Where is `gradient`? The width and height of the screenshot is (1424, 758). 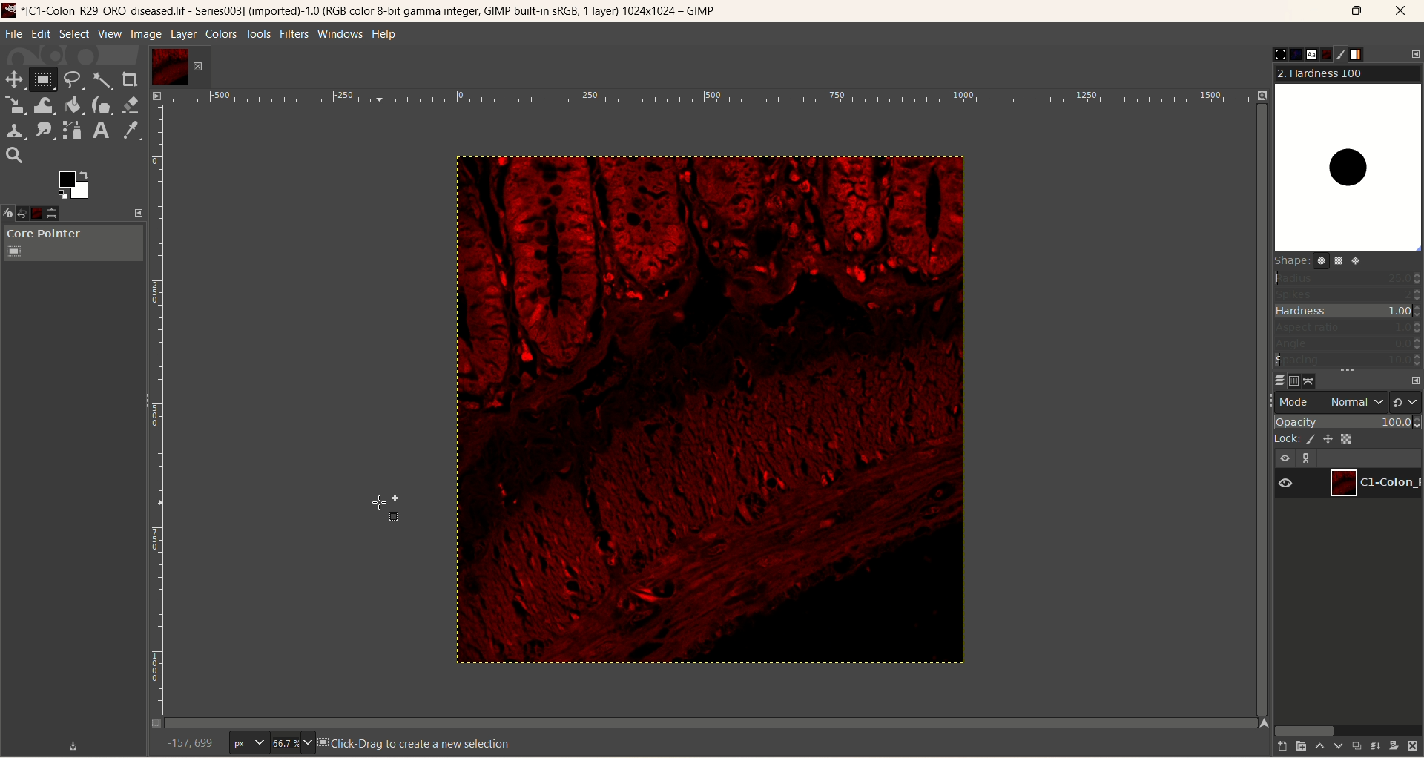
gradient is located at coordinates (1365, 55).